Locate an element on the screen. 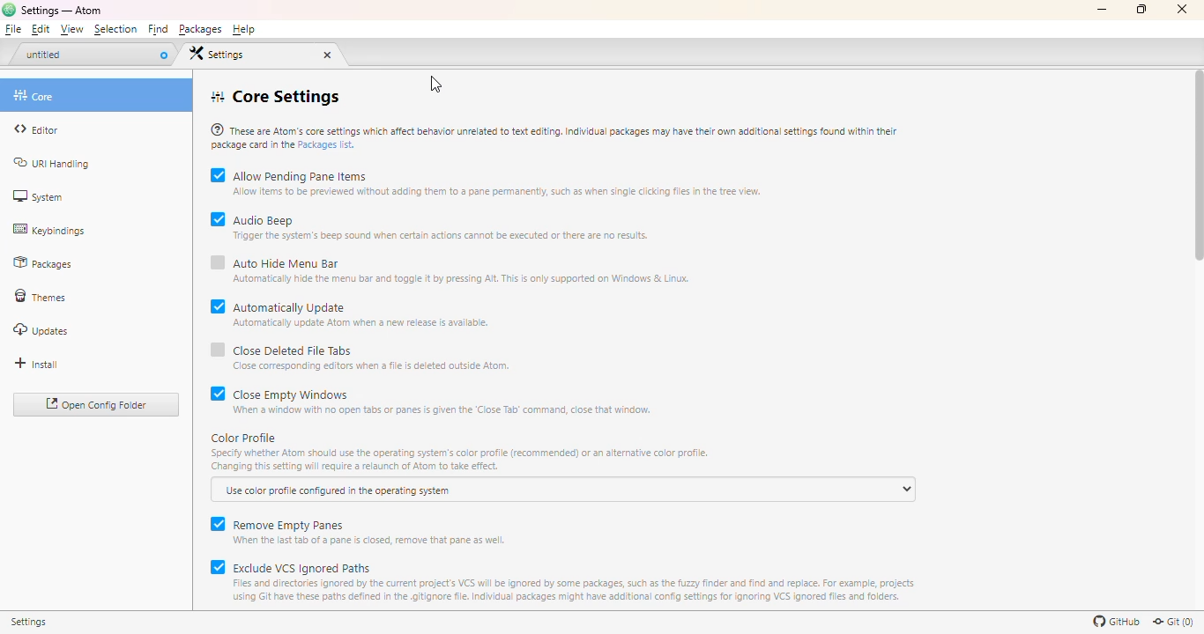 The image size is (1204, 634). Git(0) is located at coordinates (1172, 622).